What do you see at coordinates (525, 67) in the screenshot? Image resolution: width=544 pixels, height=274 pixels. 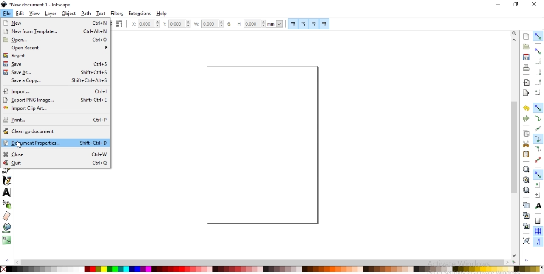 I see `print document` at bounding box center [525, 67].